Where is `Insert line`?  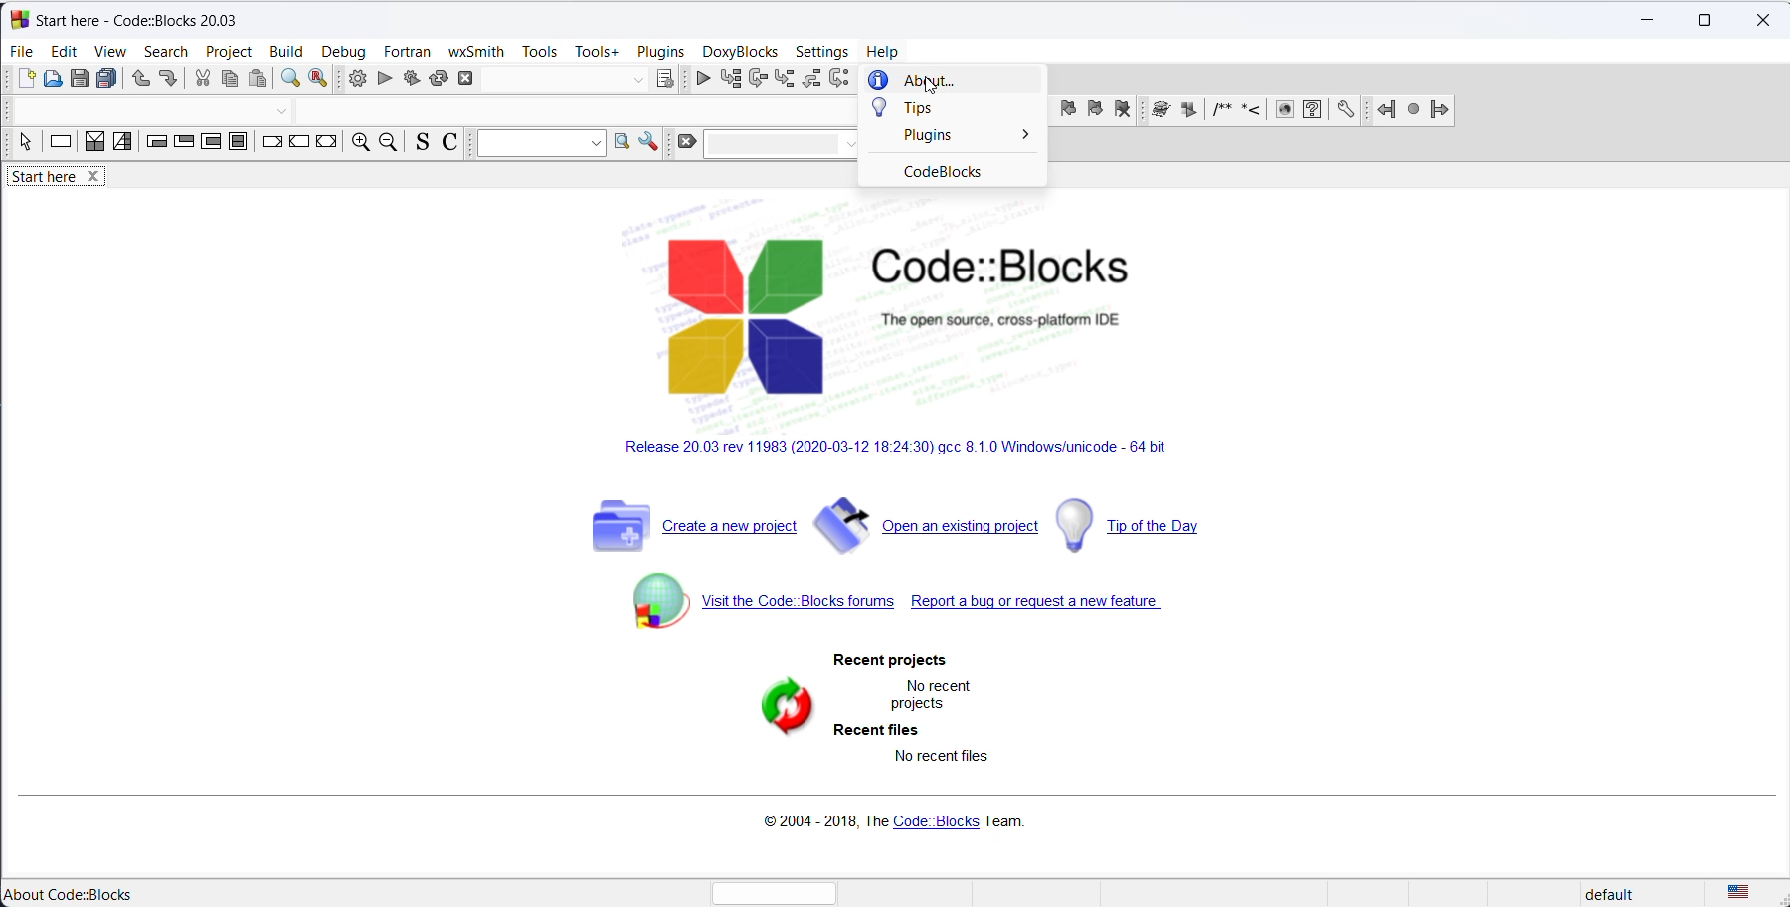 Insert line is located at coordinates (1255, 110).